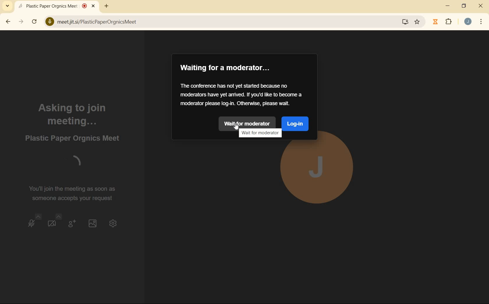 The image size is (489, 304). Describe the element at coordinates (418, 22) in the screenshot. I see `bookmark` at that location.